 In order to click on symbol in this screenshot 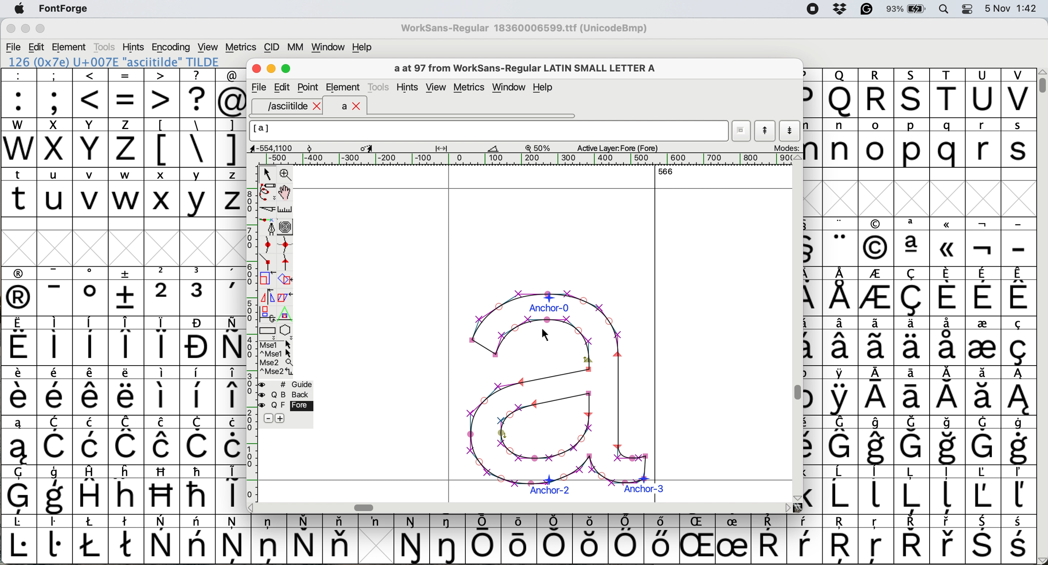, I will do `click(163, 341)`.